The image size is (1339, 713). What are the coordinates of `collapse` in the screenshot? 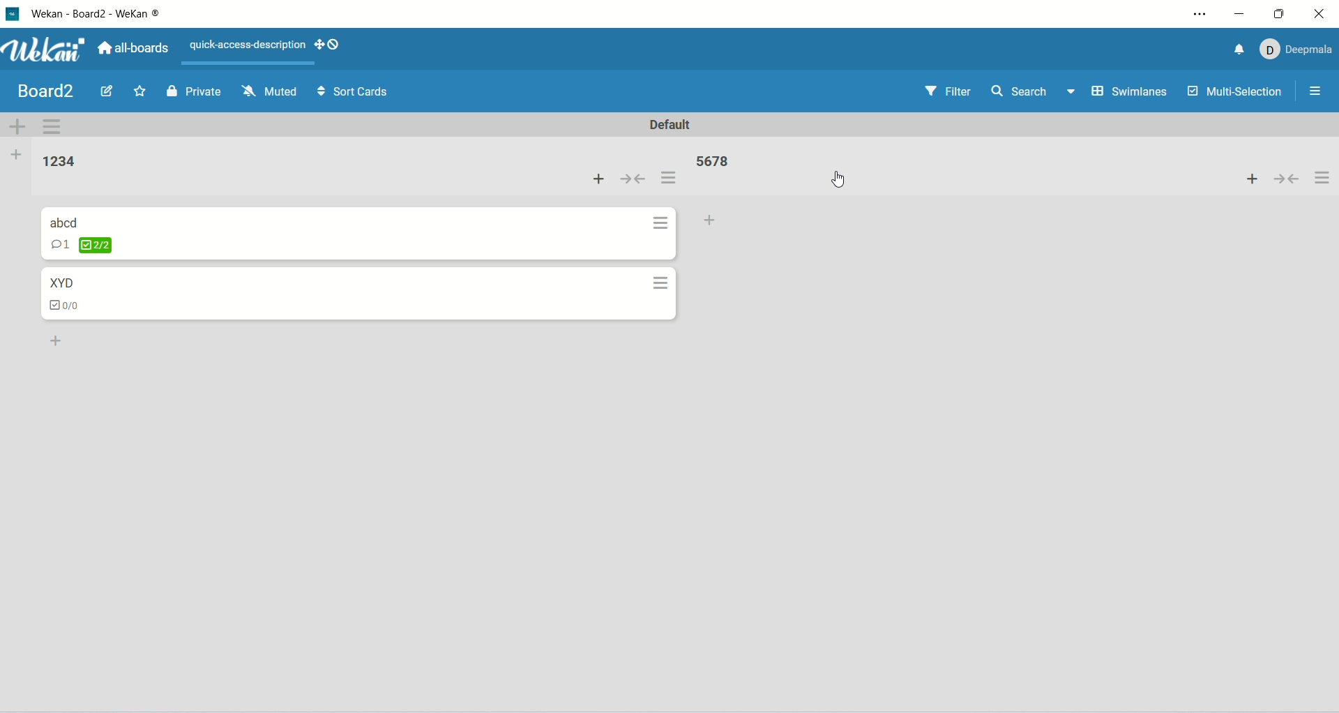 It's located at (1289, 181).